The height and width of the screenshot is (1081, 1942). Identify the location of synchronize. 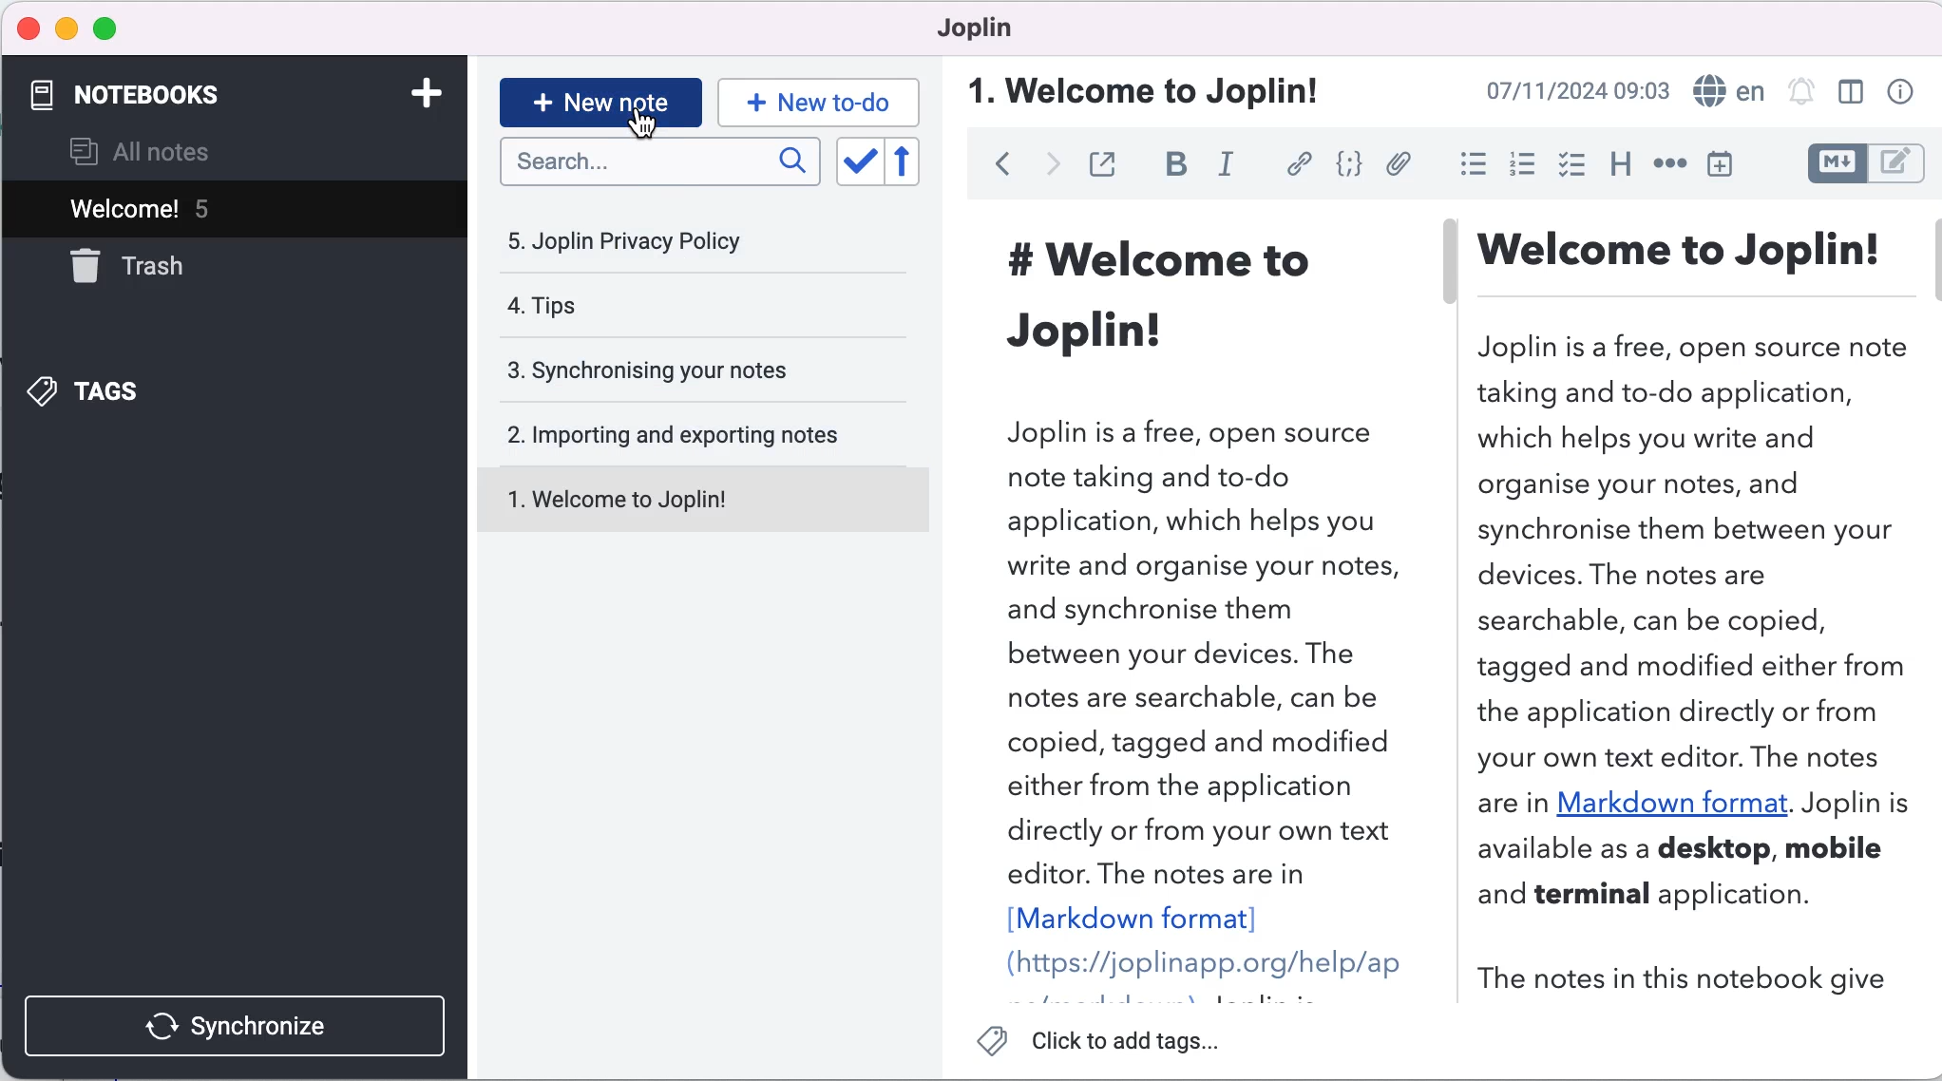
(239, 1021).